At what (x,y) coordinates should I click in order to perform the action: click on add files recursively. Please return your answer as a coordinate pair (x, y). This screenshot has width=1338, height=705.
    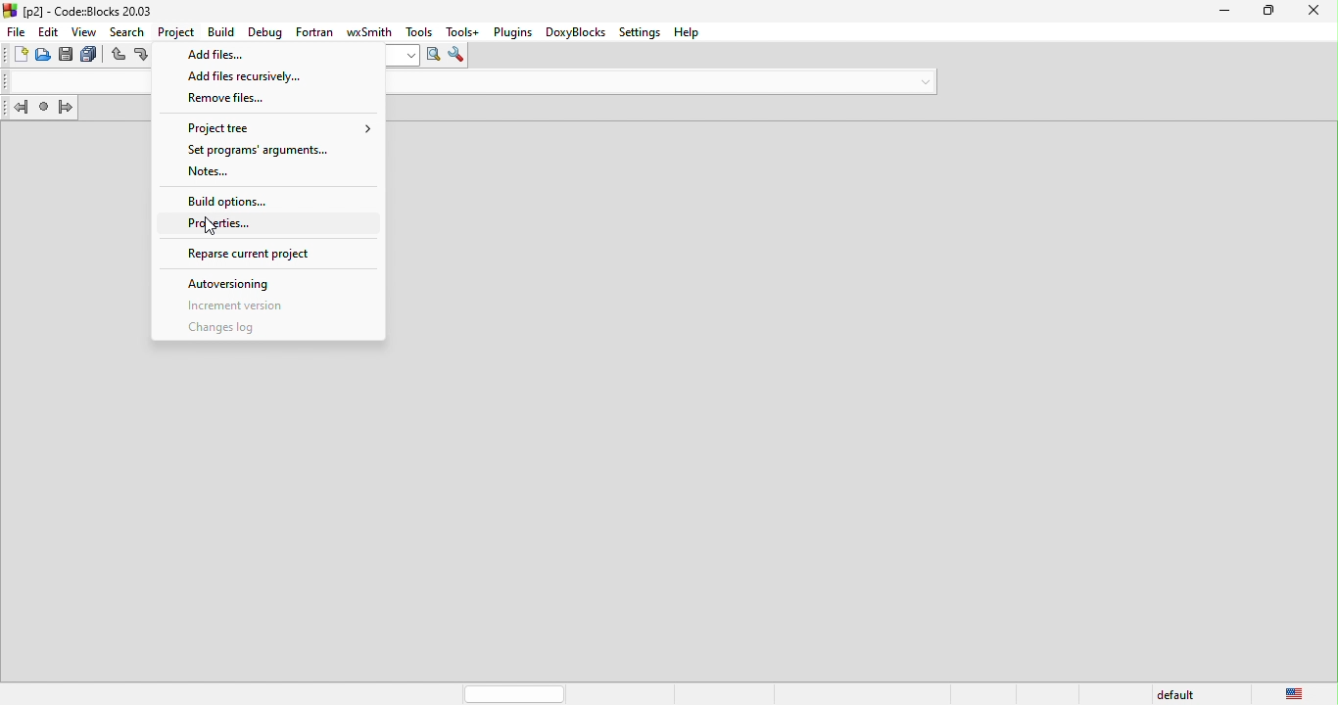
    Looking at the image, I should click on (270, 76).